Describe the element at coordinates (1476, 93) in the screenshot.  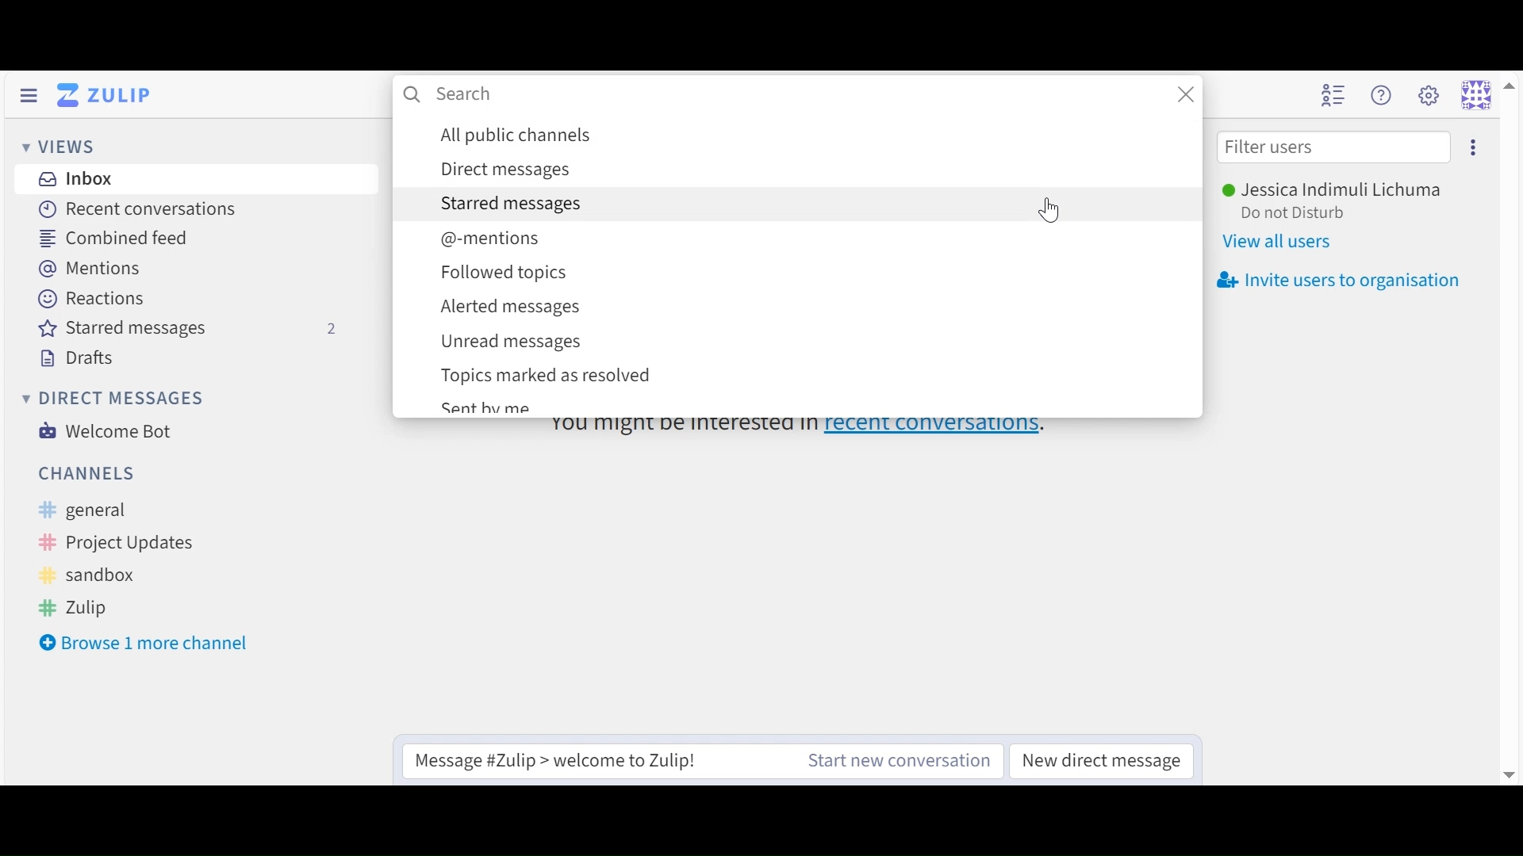
I see `Personal menu` at that location.